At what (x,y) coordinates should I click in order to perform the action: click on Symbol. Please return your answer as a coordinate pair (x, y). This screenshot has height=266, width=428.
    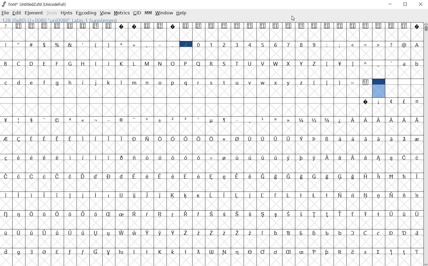
    Looking at the image, I should click on (340, 63).